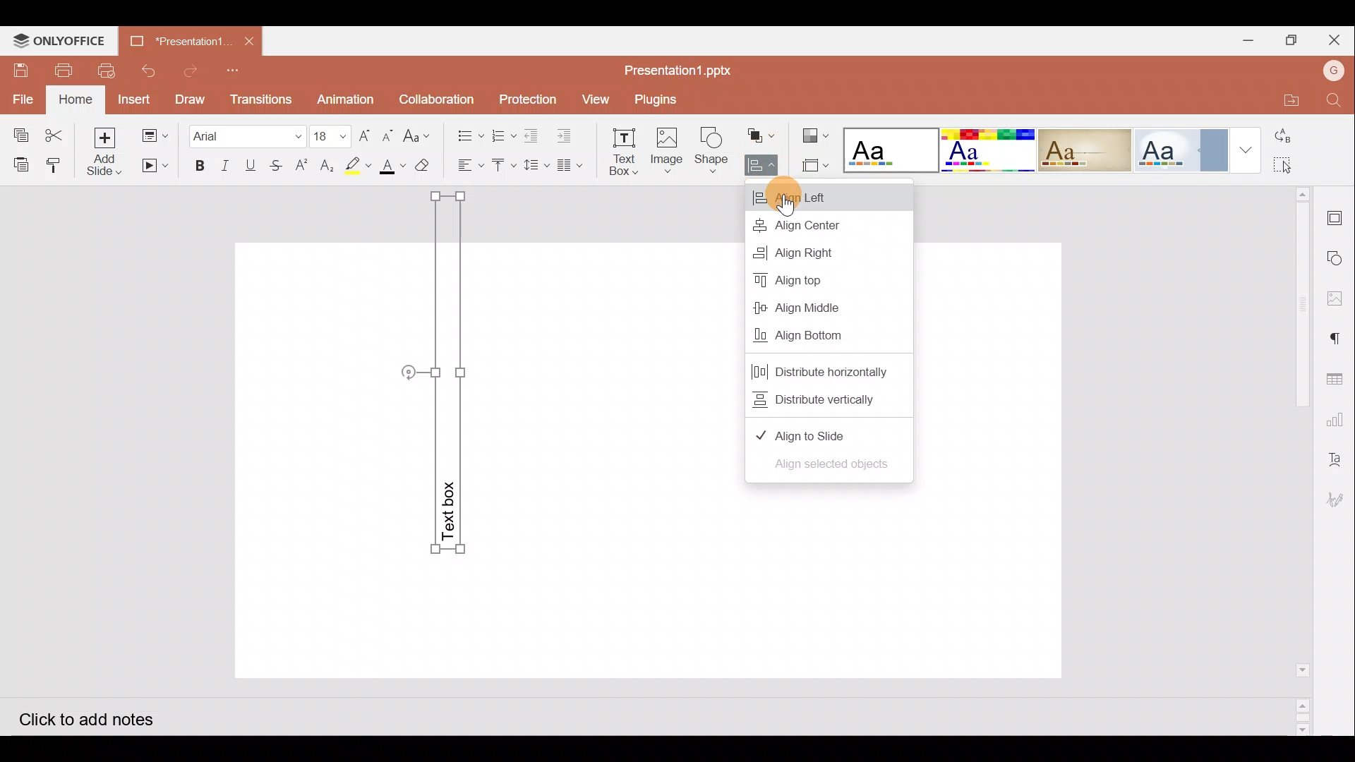  Describe the element at coordinates (192, 71) in the screenshot. I see `Redo` at that location.